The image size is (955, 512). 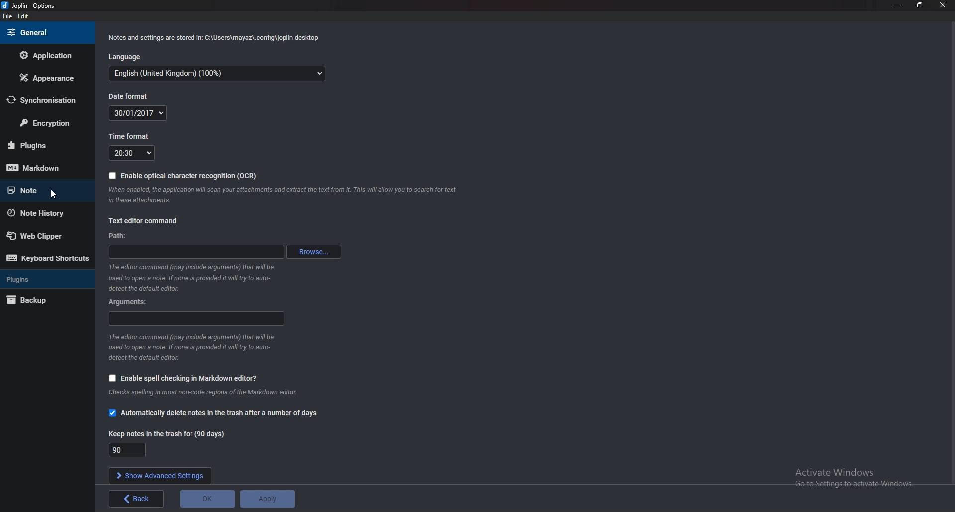 What do you see at coordinates (216, 38) in the screenshot?
I see `Notes and settings are stored in: C:\Users\mayaz\.config\joplin-desktop` at bounding box center [216, 38].